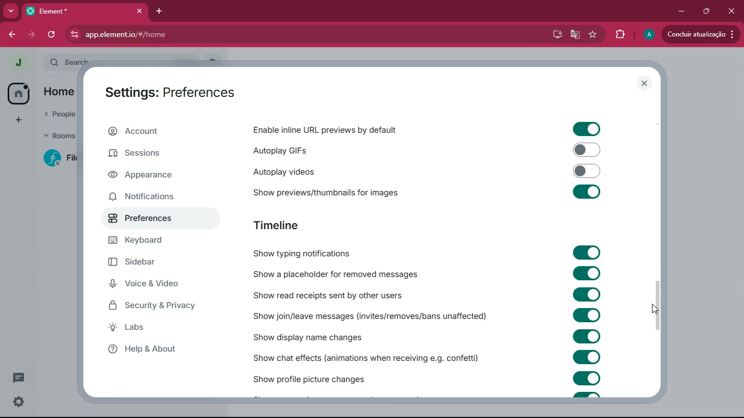 The height and width of the screenshot is (418, 744). I want to click on notifications, so click(151, 196).